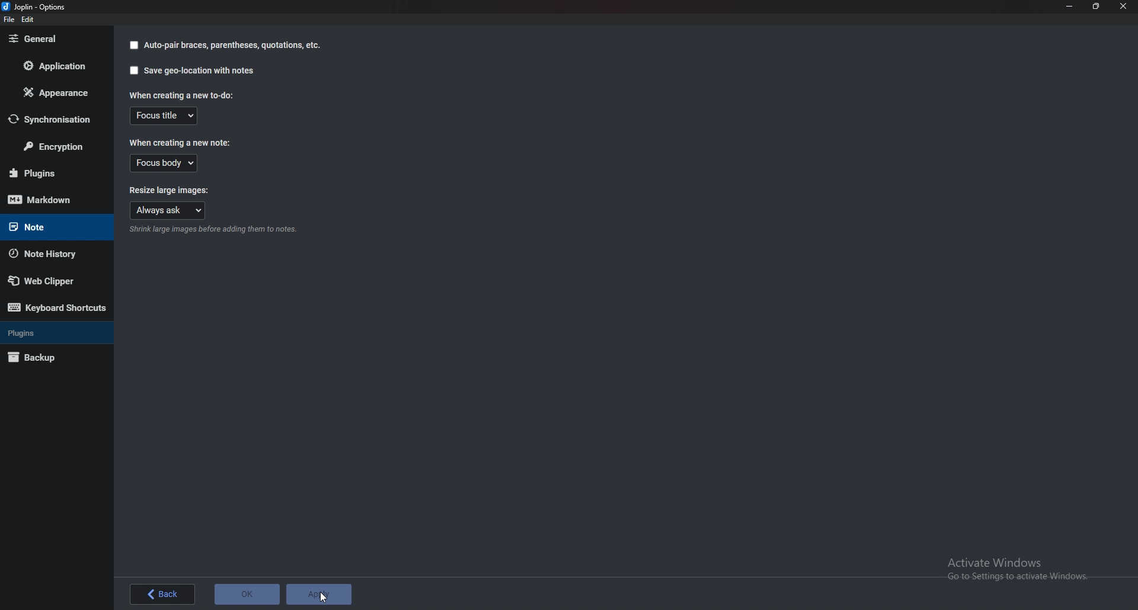  I want to click on Focus title, so click(166, 115).